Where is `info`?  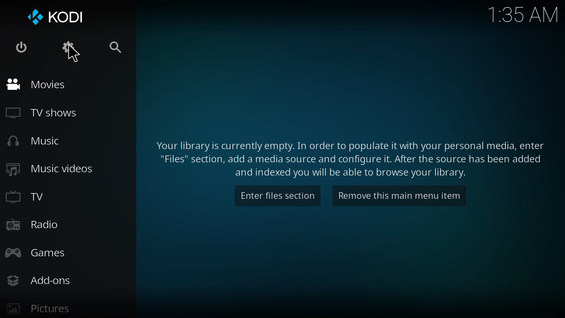
info is located at coordinates (350, 157).